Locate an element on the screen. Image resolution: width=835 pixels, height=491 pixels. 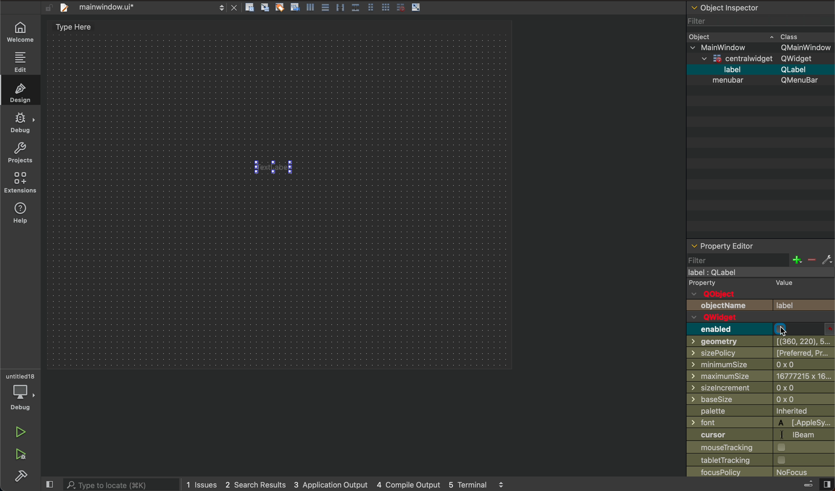
mouse tracking is located at coordinates (727, 448).